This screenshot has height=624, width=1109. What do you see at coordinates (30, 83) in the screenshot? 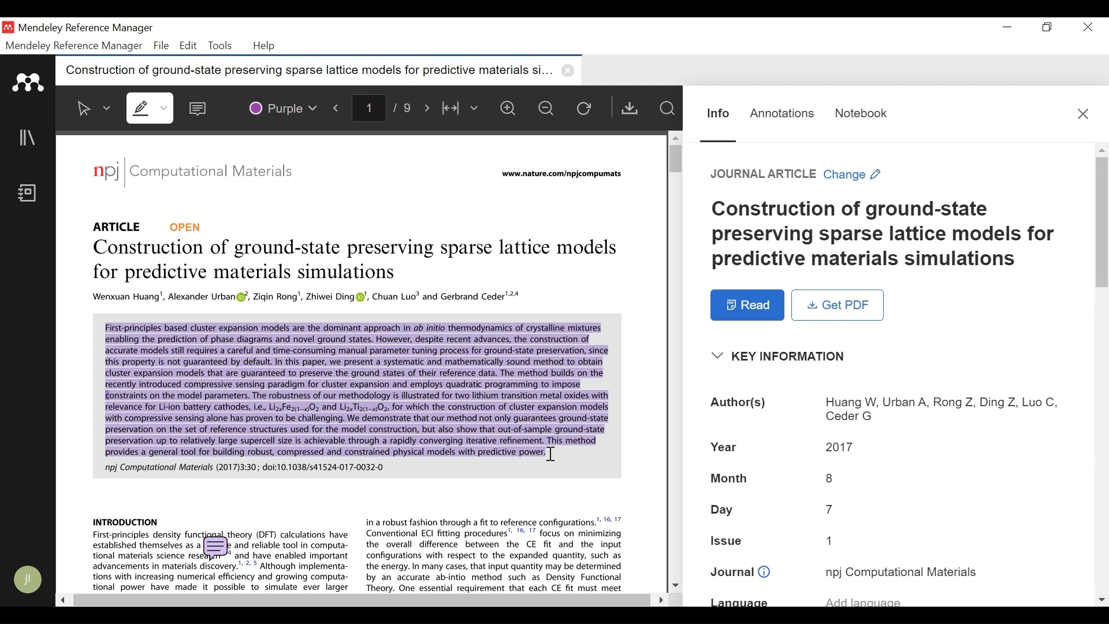
I see `Mendeley logo` at bounding box center [30, 83].